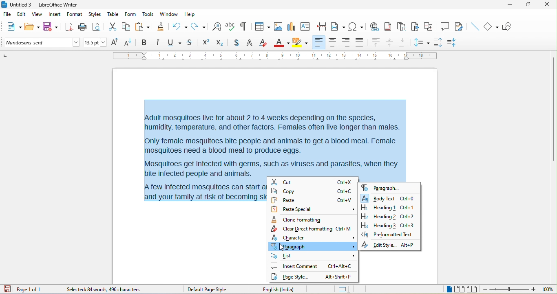 The height and width of the screenshot is (294, 557). I want to click on undo, so click(179, 25).